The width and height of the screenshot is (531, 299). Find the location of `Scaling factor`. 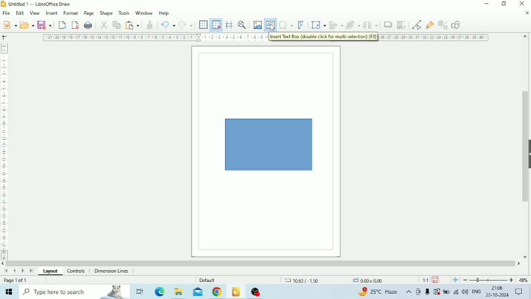

Scaling factor is located at coordinates (425, 280).